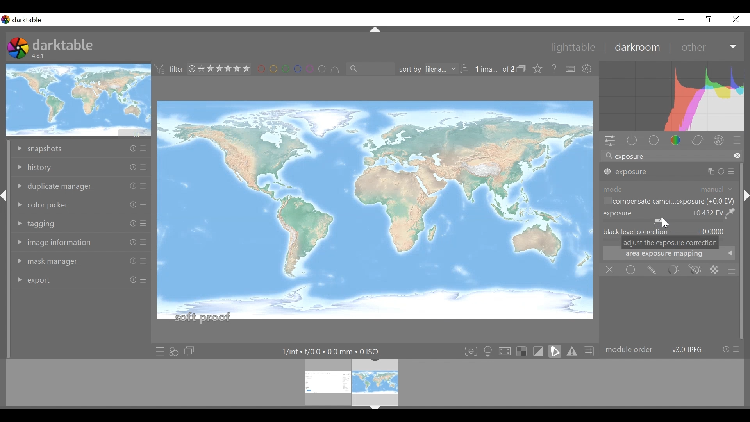 This screenshot has width=750, height=422. What do you see at coordinates (699, 141) in the screenshot?
I see `correct` at bounding box center [699, 141].